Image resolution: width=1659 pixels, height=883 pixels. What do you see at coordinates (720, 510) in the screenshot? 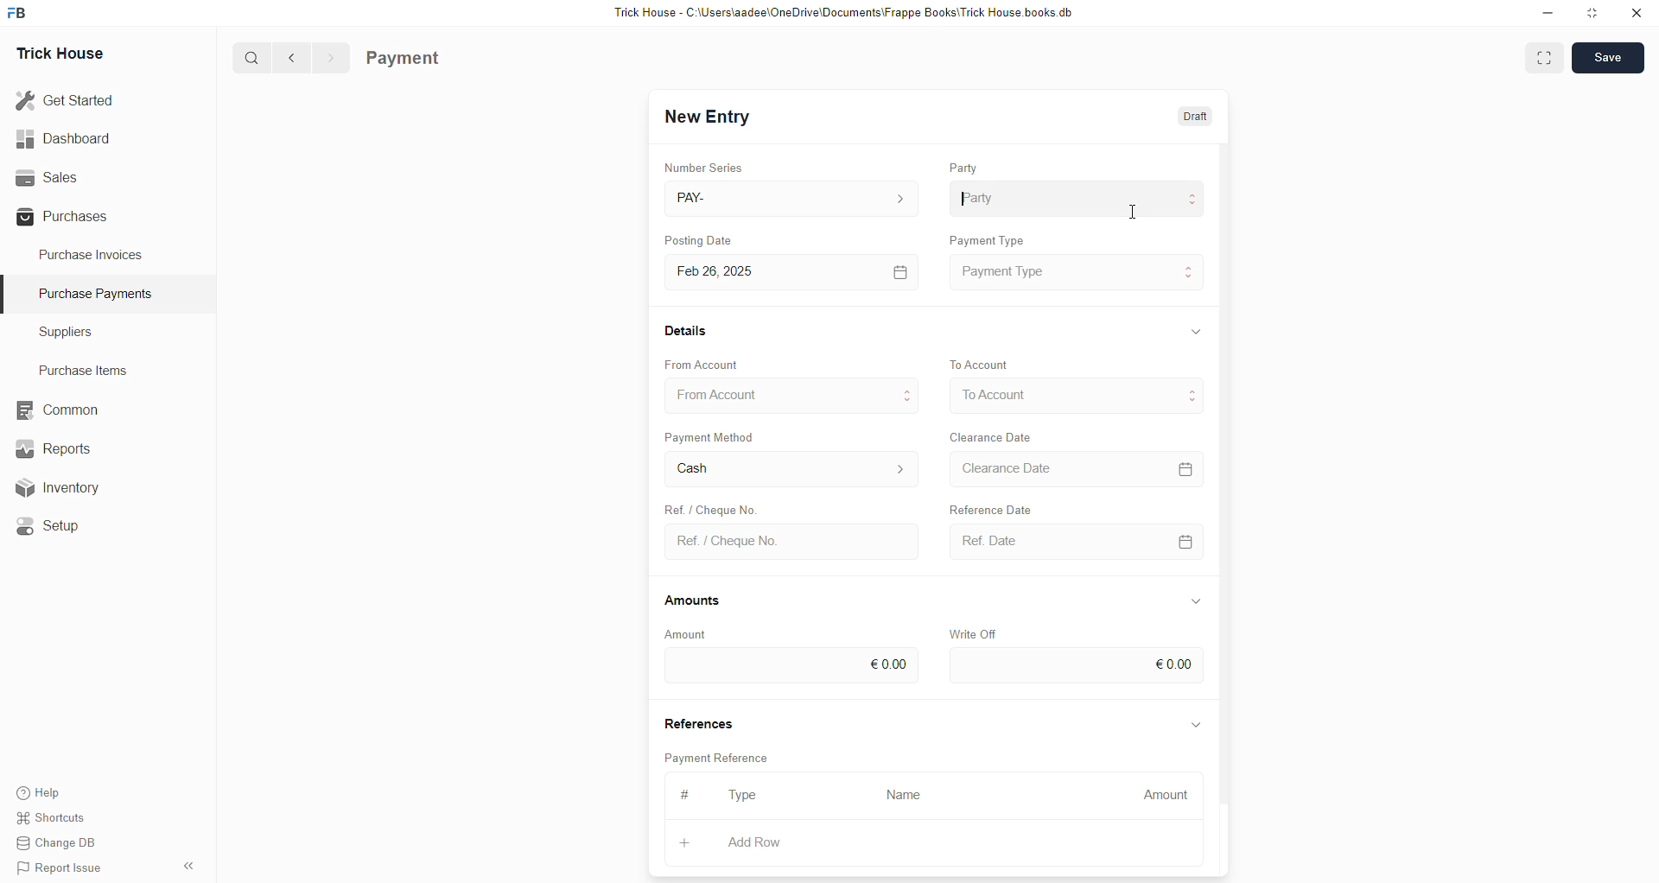
I see `Ref. / Cheque No.` at bounding box center [720, 510].